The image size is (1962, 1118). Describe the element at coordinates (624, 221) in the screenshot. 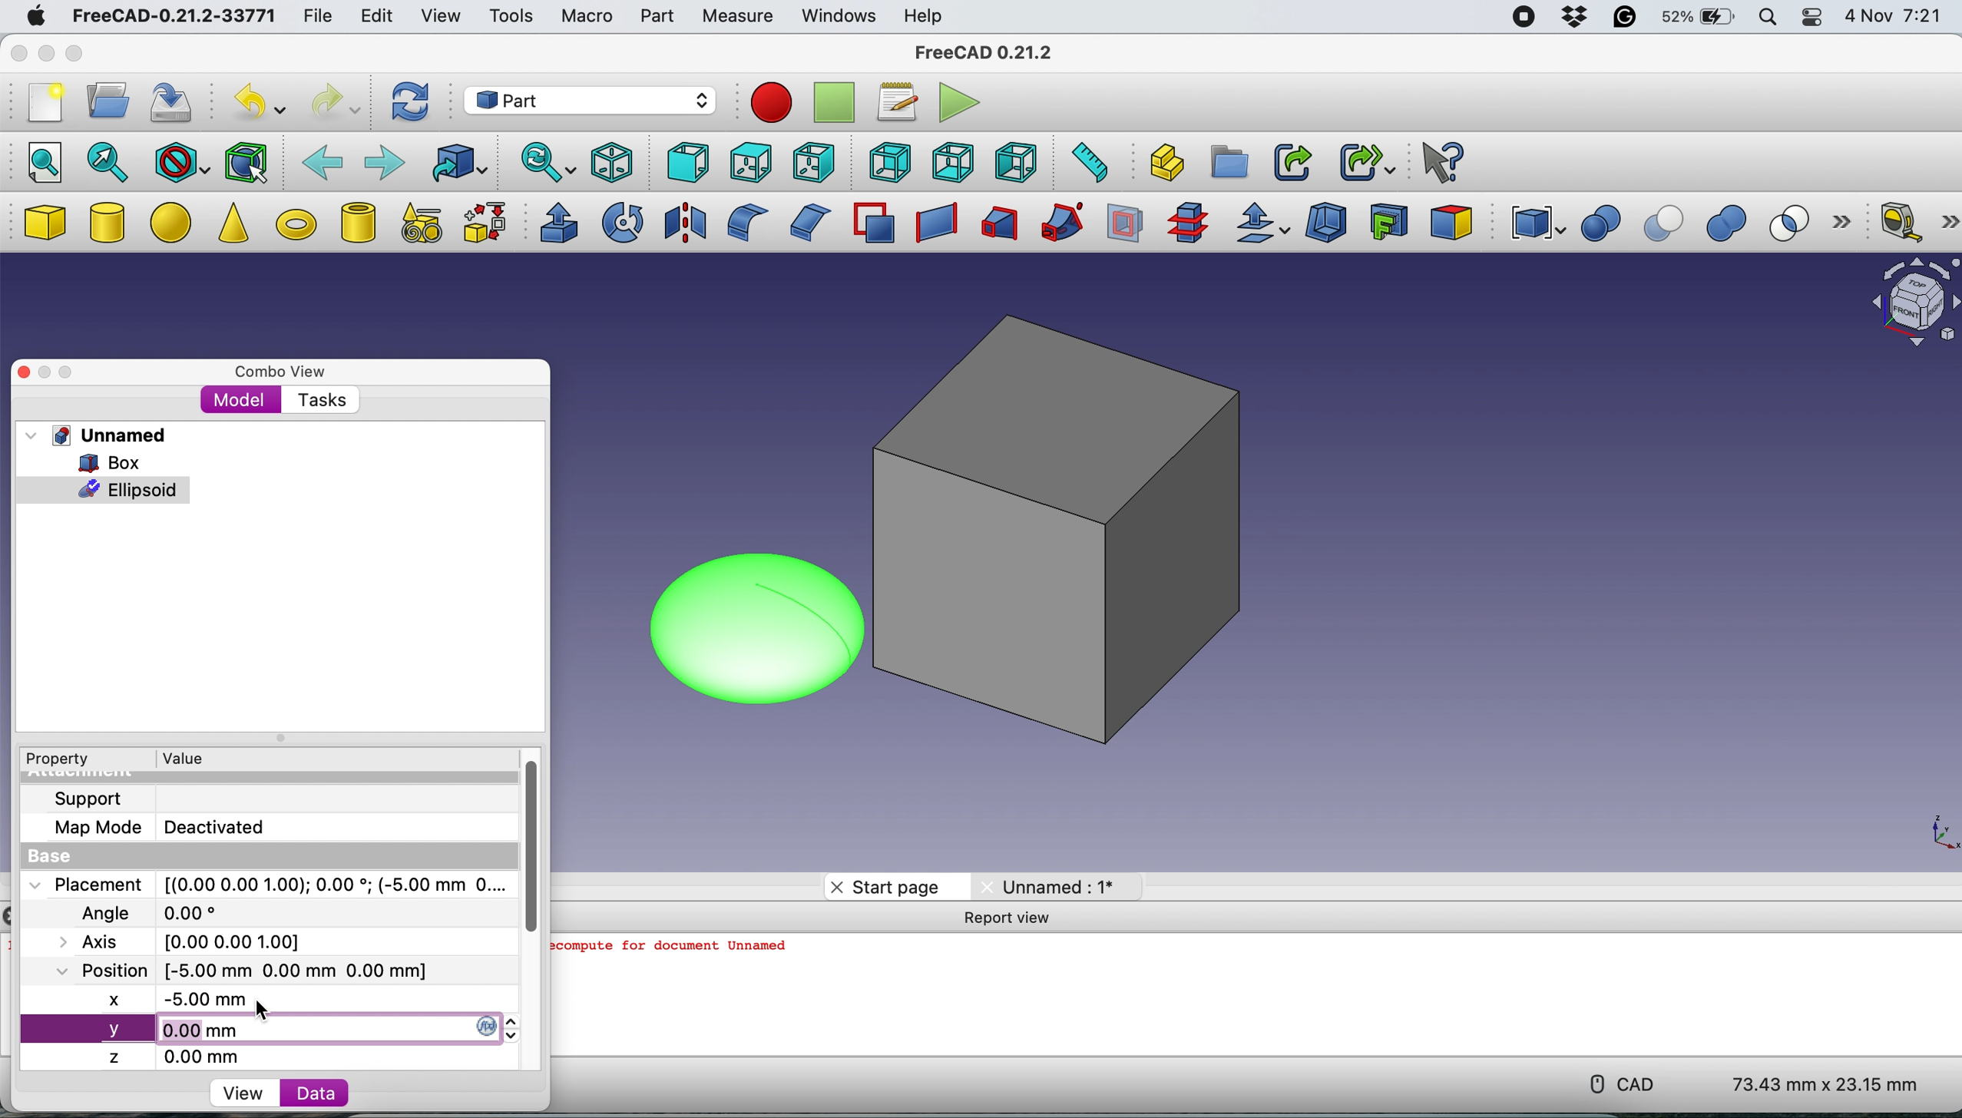

I see `revolve` at that location.